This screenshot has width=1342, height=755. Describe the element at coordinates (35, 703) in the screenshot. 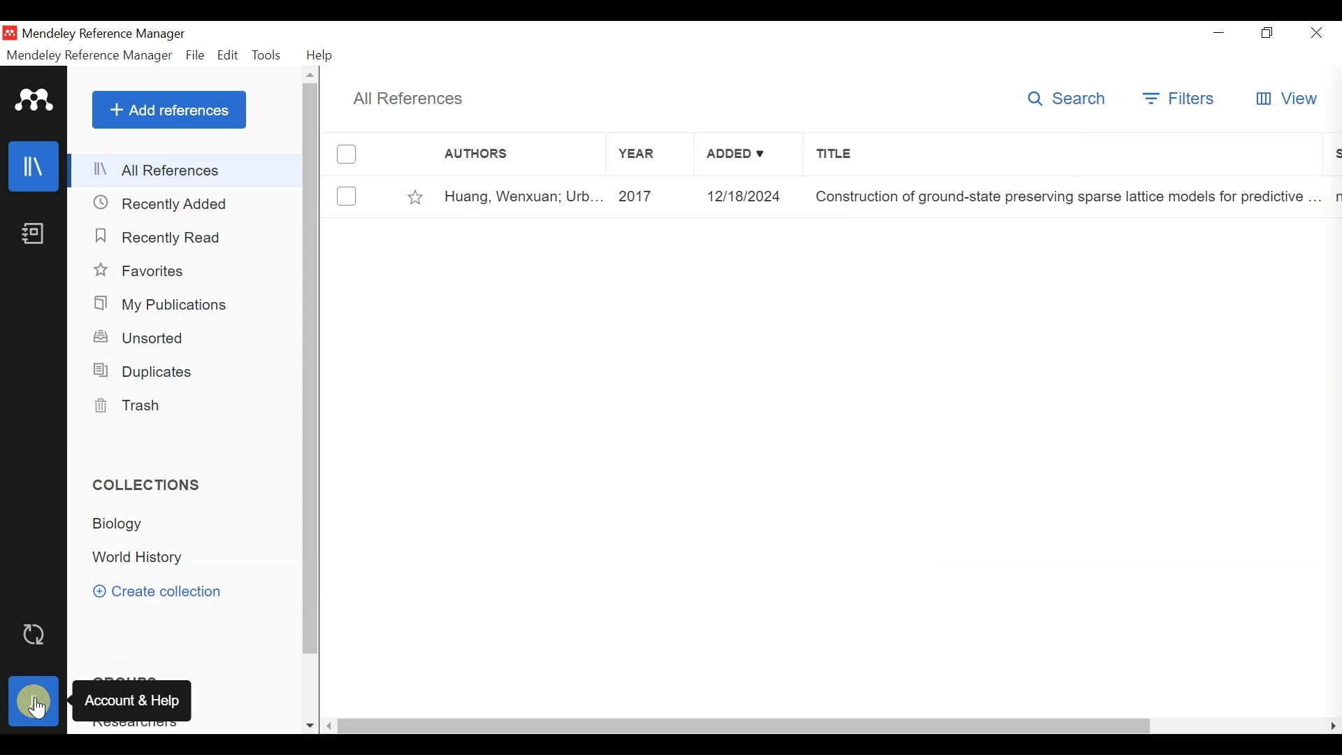

I see `Avatar` at that location.